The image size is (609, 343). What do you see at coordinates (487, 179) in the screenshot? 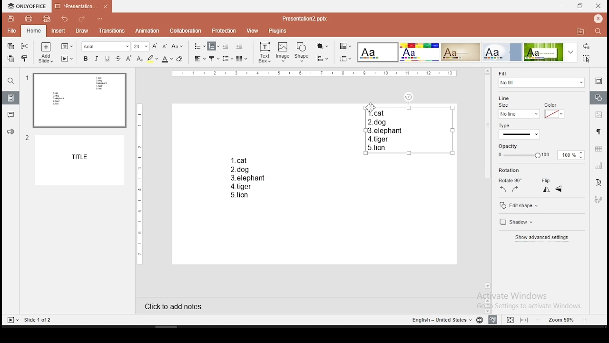
I see `scroll bar` at bounding box center [487, 179].